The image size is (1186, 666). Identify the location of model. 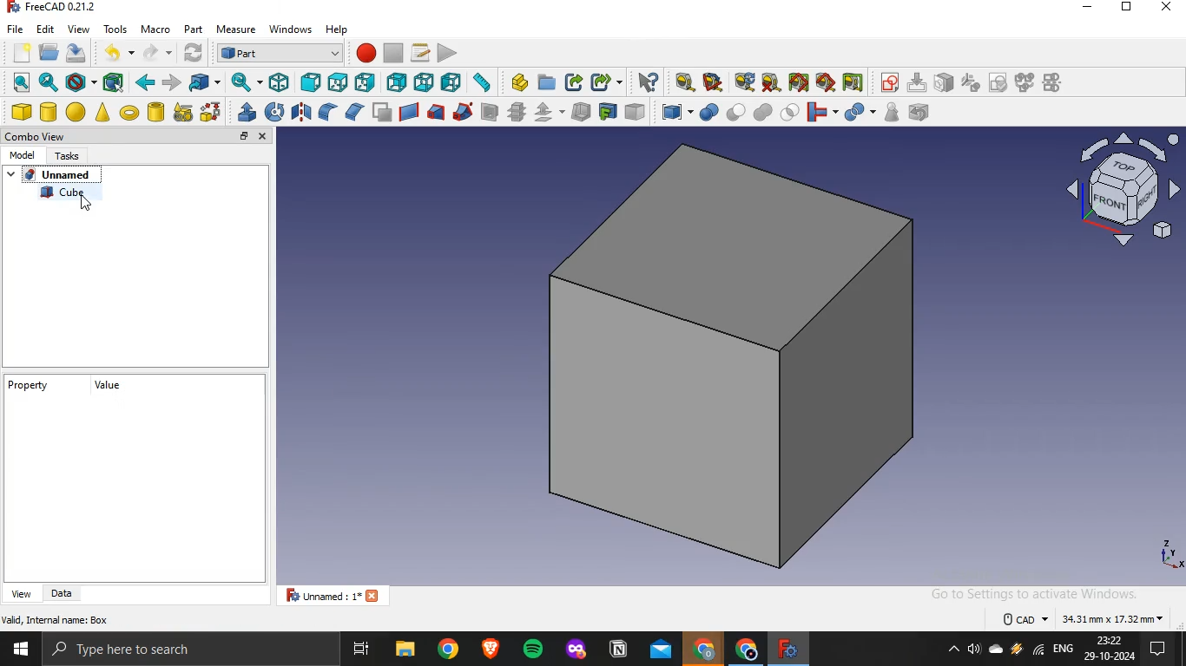
(22, 153).